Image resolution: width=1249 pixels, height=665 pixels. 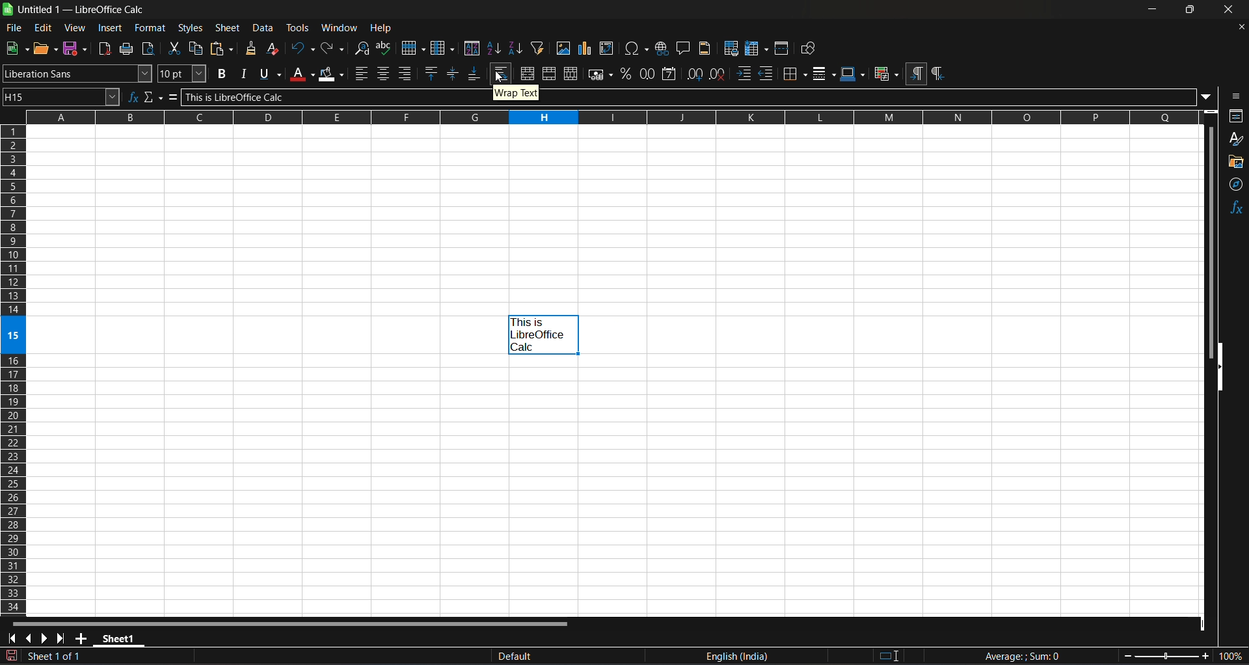 I want to click on file, so click(x=16, y=28).